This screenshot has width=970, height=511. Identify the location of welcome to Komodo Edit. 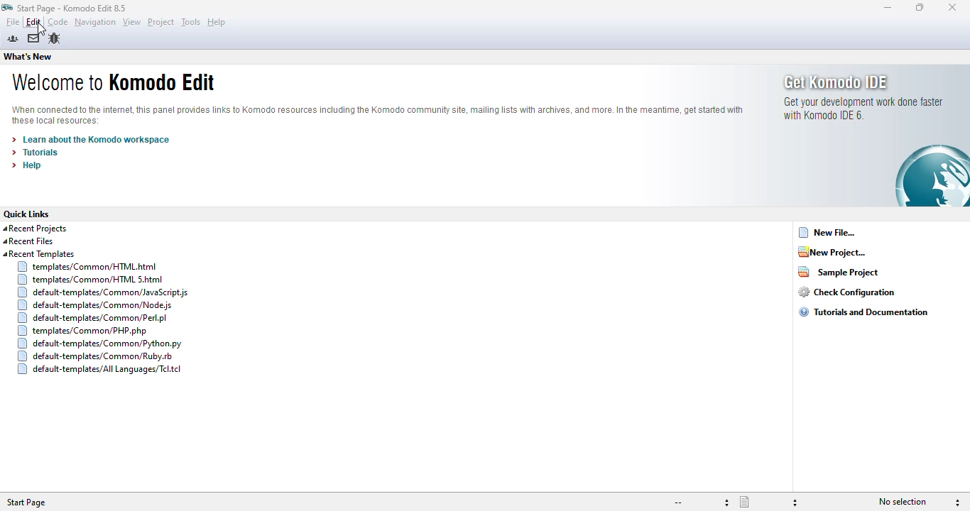
(114, 81).